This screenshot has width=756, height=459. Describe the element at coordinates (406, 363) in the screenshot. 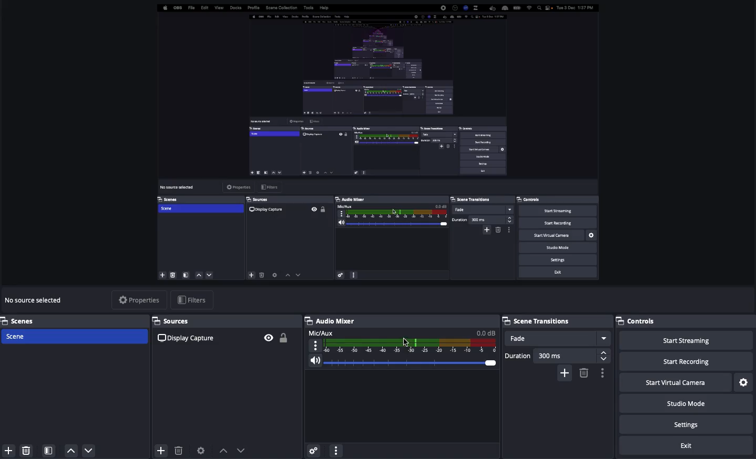

I see `Volume` at that location.